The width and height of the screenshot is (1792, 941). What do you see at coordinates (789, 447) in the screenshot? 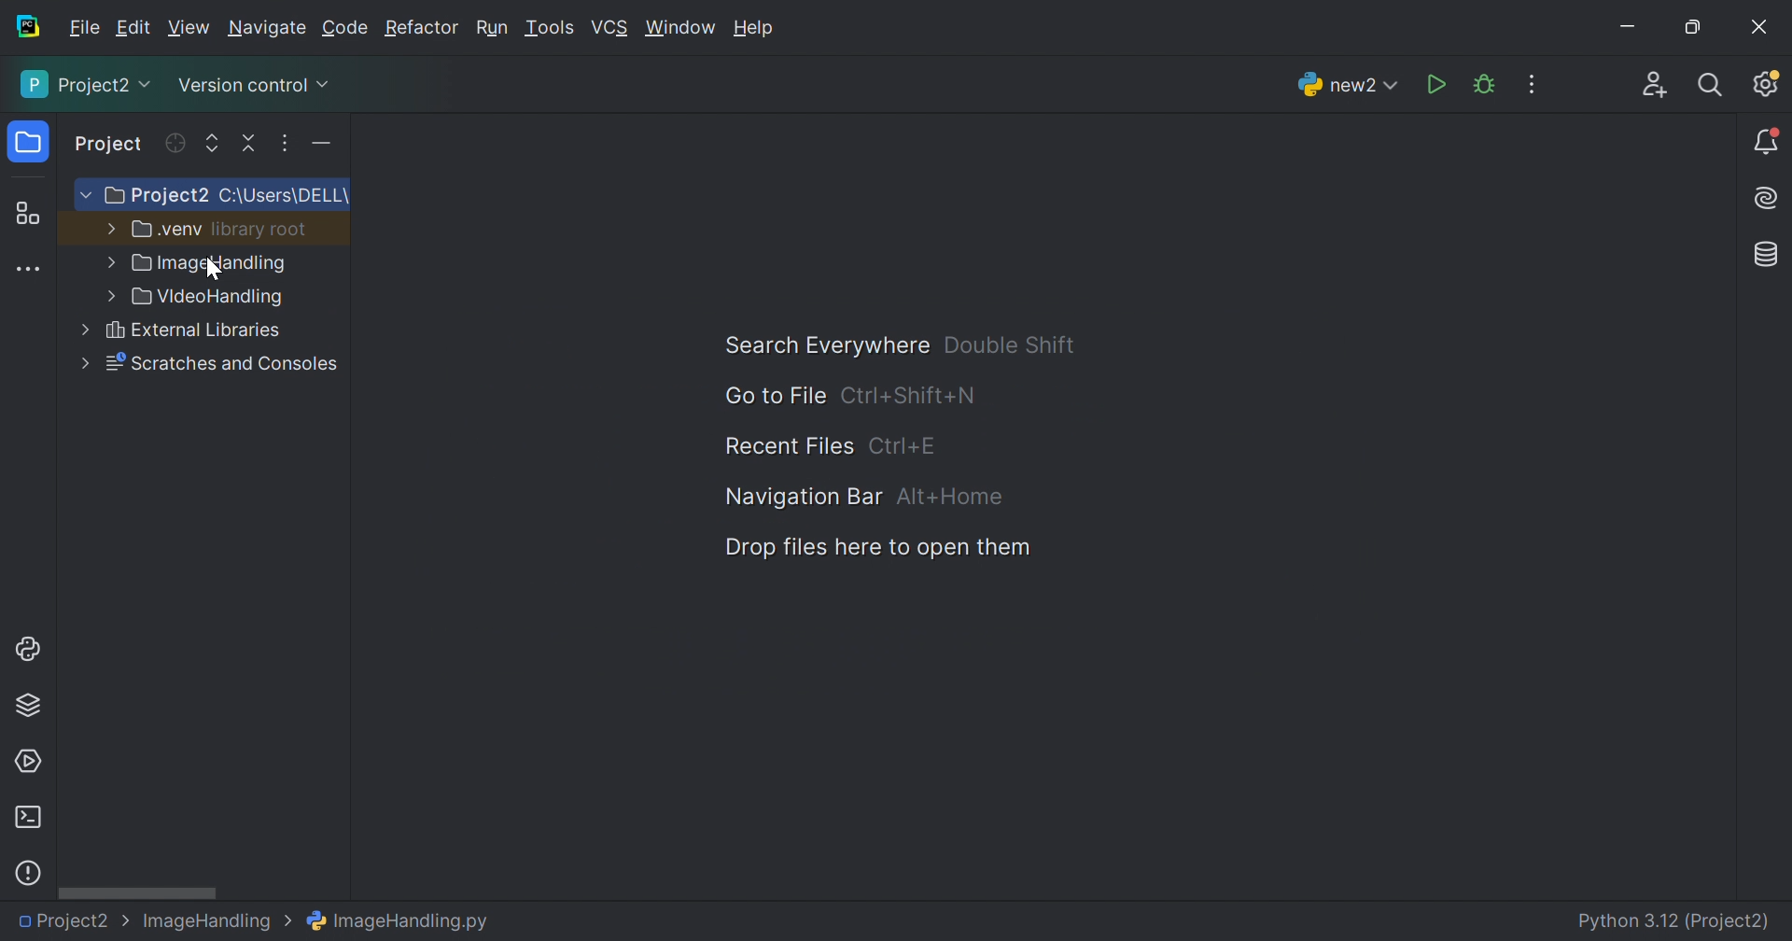
I see `Recent Files` at bounding box center [789, 447].